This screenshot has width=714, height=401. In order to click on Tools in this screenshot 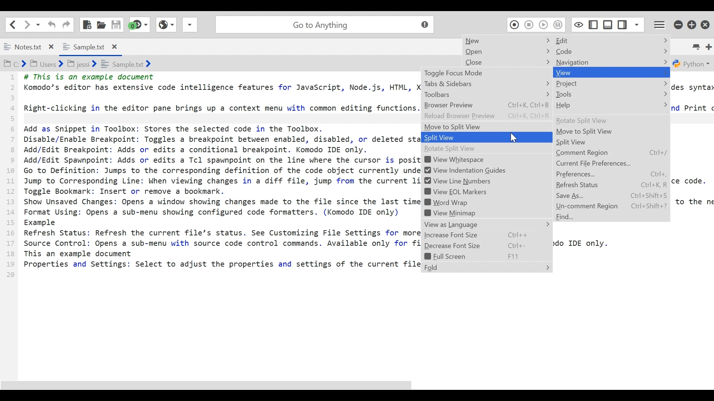, I will do `click(612, 94)`.